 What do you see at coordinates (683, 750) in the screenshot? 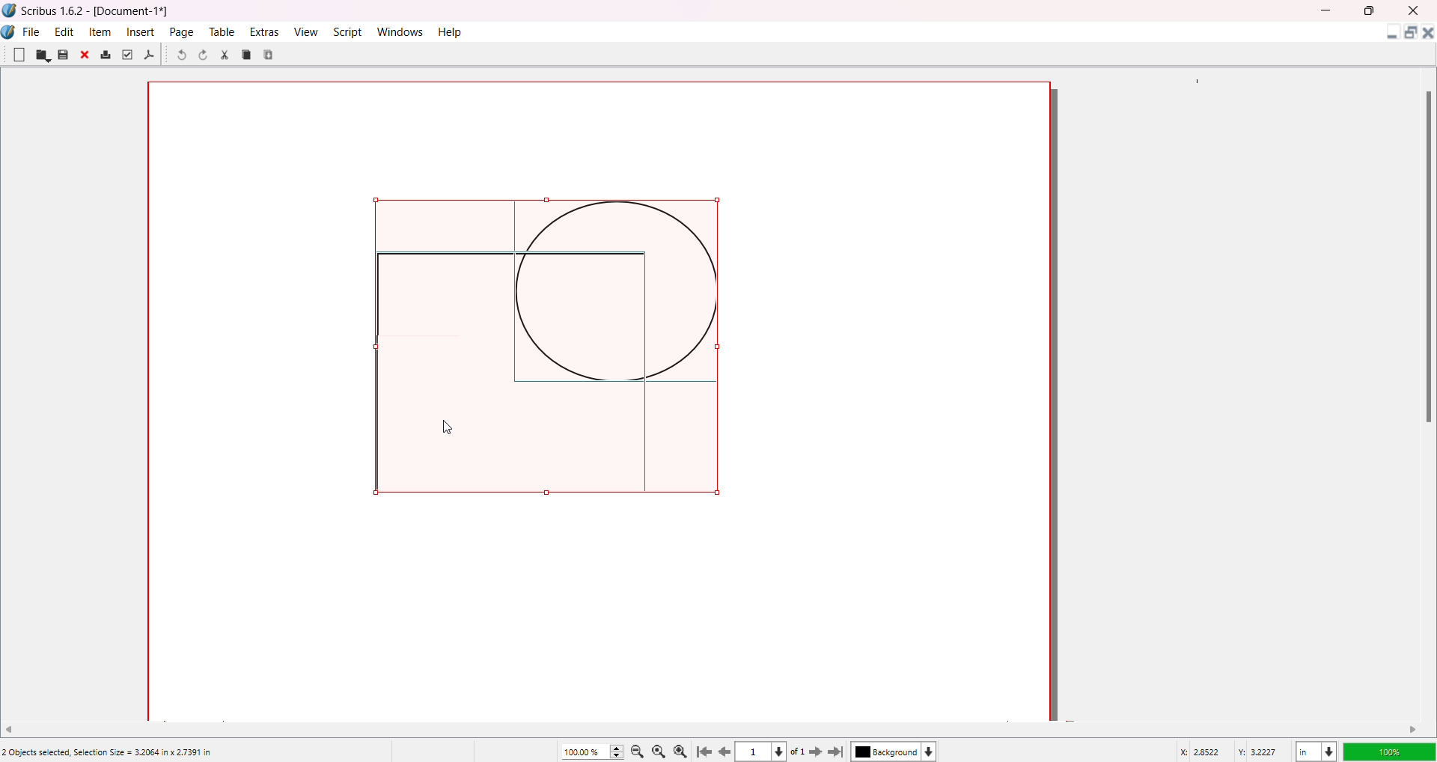
I see `Zoom in` at bounding box center [683, 750].